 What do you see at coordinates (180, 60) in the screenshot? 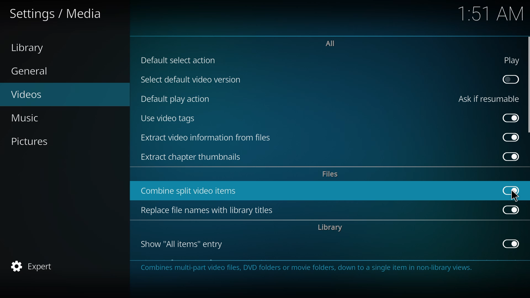
I see `default selection` at bounding box center [180, 60].